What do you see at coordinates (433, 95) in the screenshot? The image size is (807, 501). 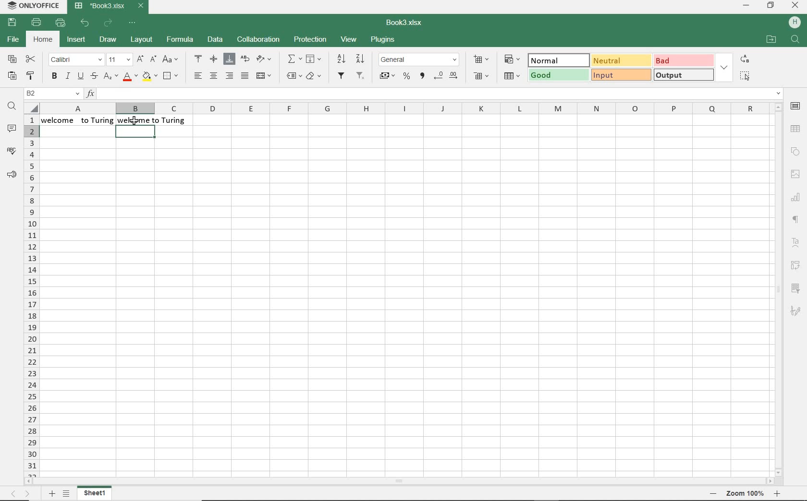 I see `Insert function` at bounding box center [433, 95].